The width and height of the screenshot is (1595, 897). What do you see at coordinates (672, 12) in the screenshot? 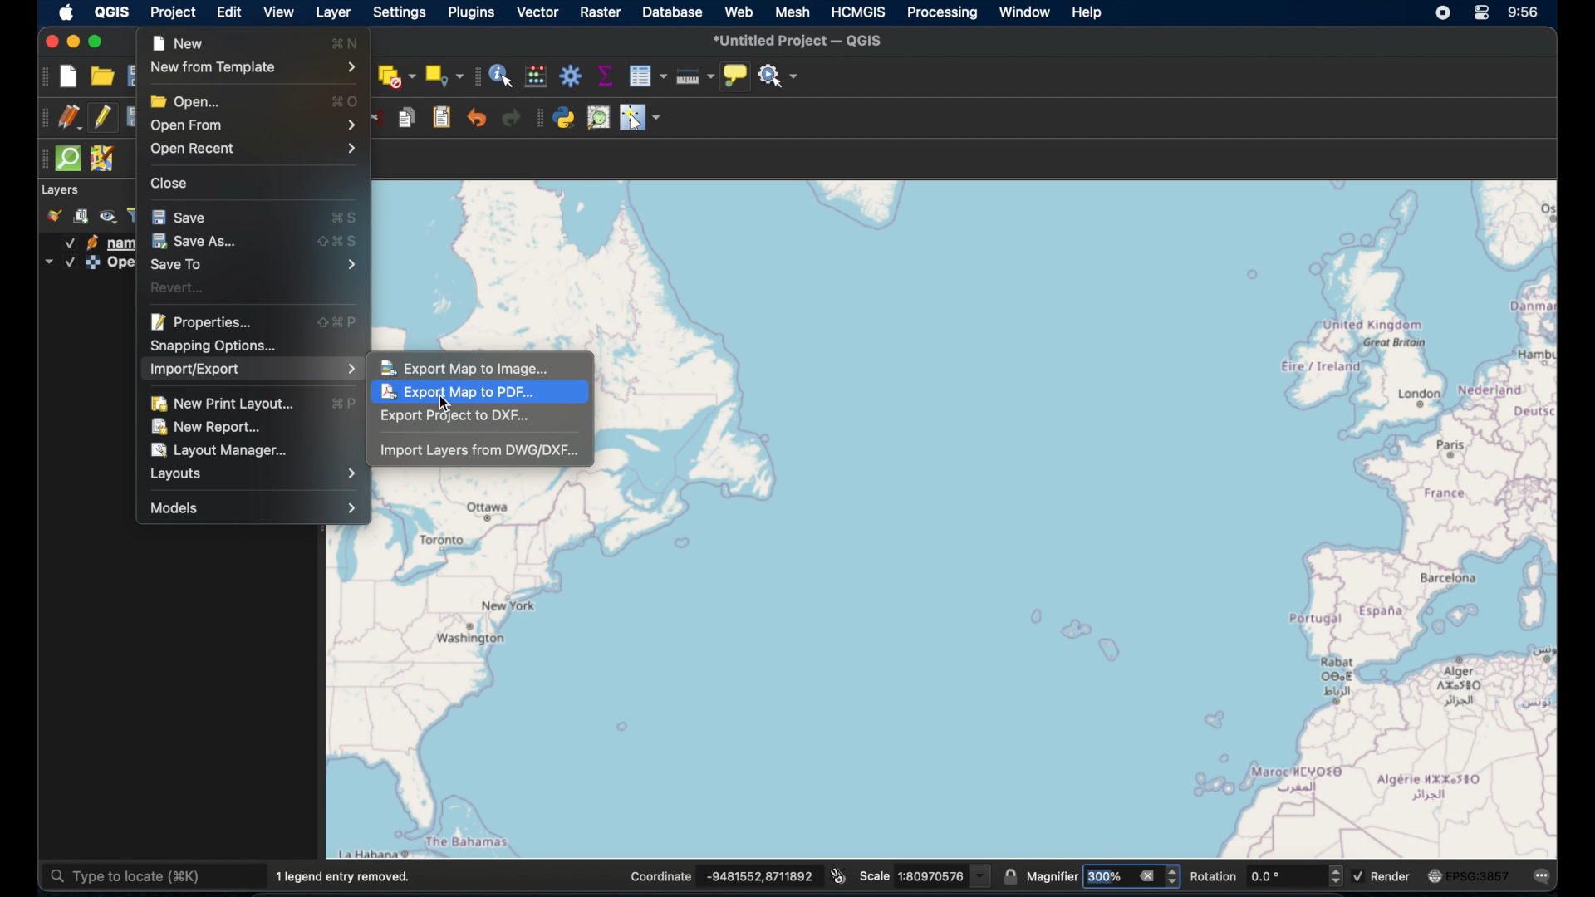
I see `database` at bounding box center [672, 12].